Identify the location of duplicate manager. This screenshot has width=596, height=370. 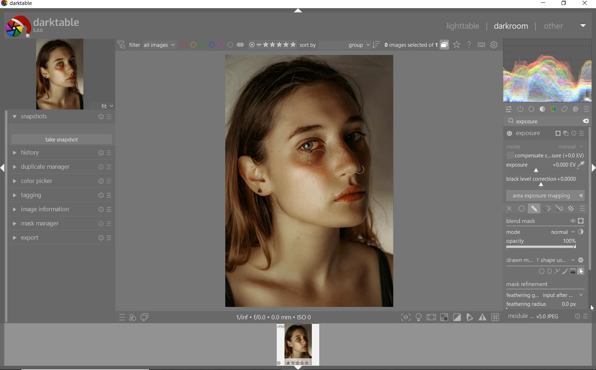
(61, 167).